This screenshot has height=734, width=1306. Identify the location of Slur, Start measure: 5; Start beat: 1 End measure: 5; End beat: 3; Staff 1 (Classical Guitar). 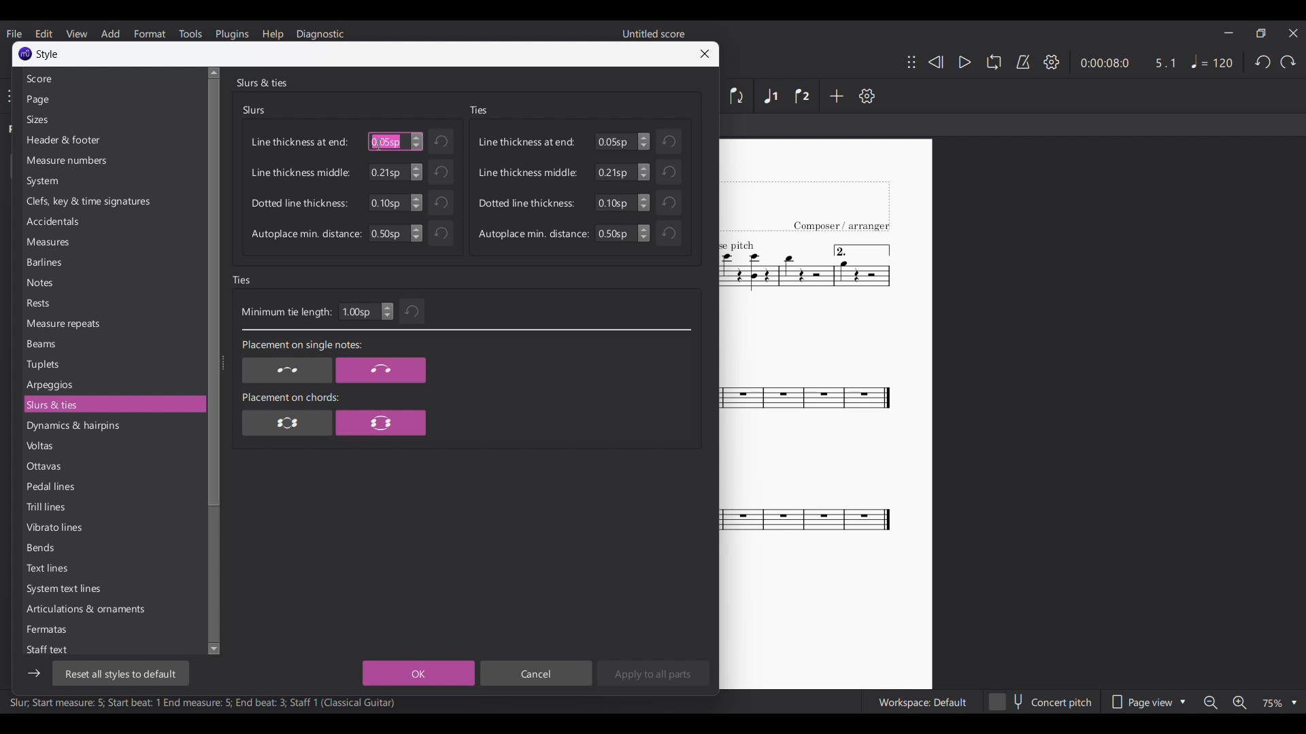
(203, 704).